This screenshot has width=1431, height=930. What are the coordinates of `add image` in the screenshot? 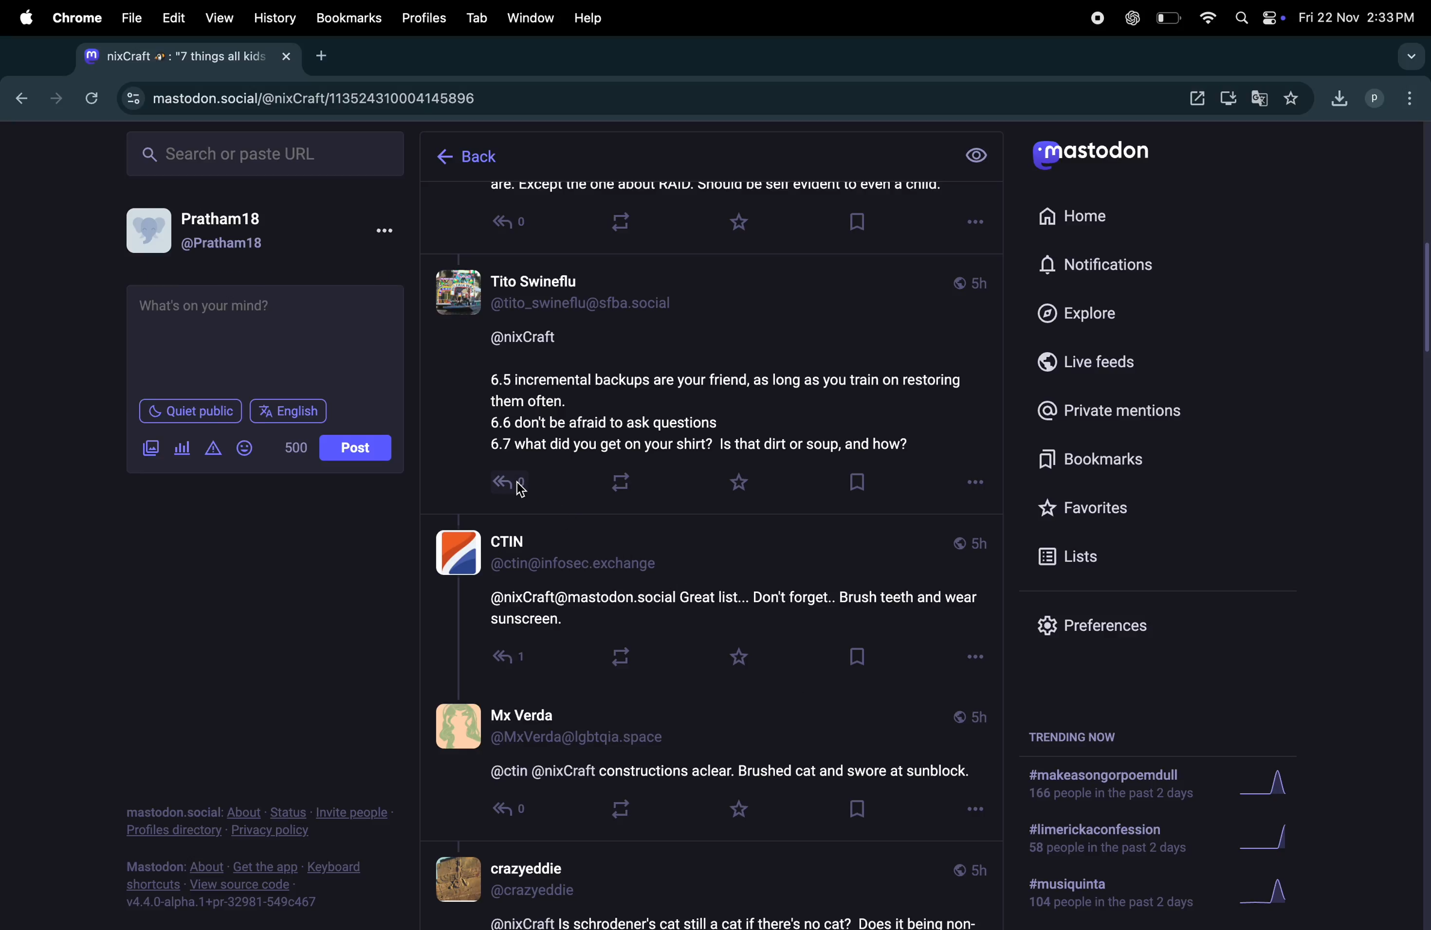 It's located at (147, 447).